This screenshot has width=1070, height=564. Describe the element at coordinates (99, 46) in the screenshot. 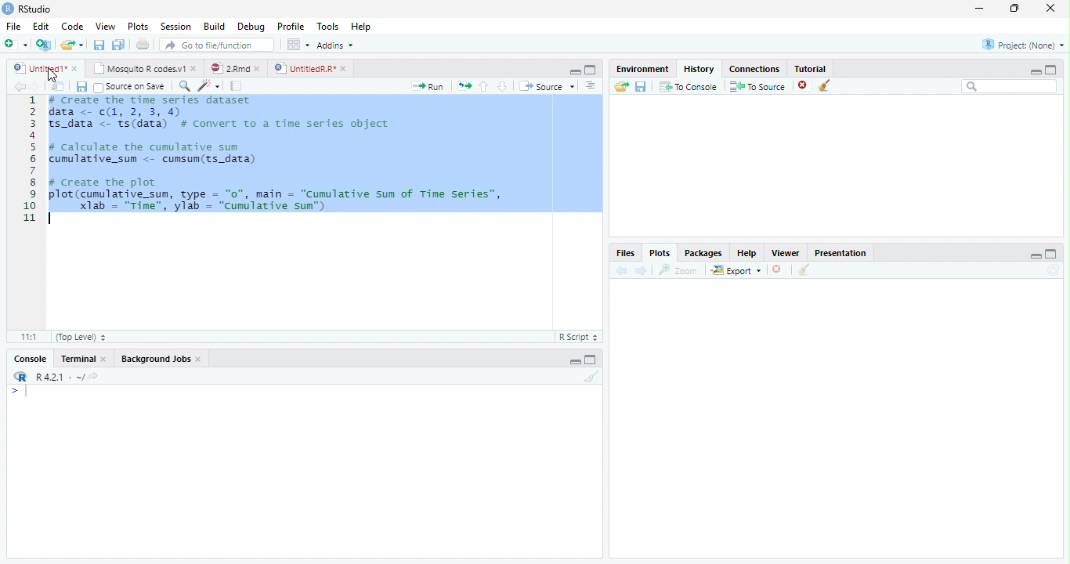

I see `Save` at that location.